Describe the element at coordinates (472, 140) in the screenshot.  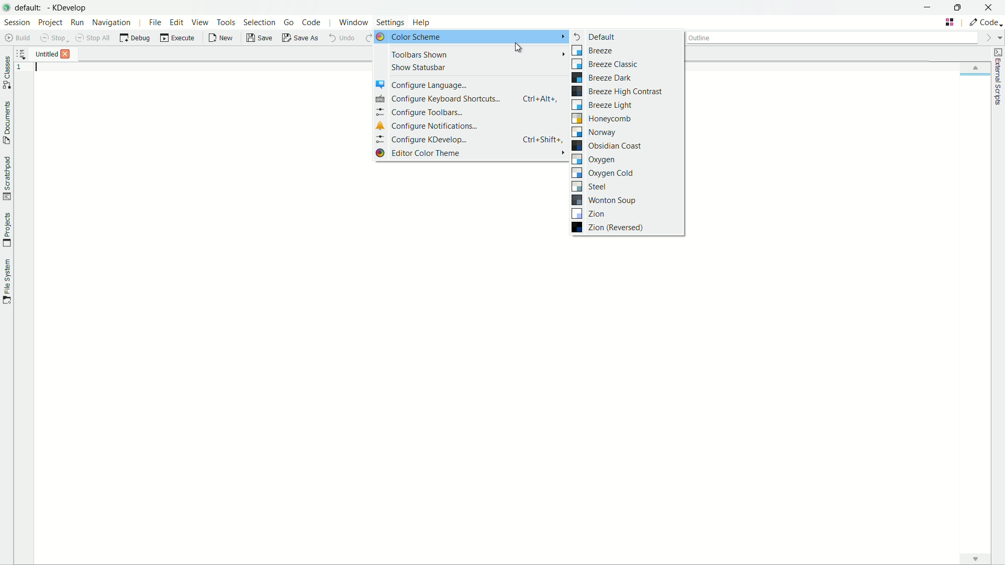
I see `configure kdevelop` at that location.